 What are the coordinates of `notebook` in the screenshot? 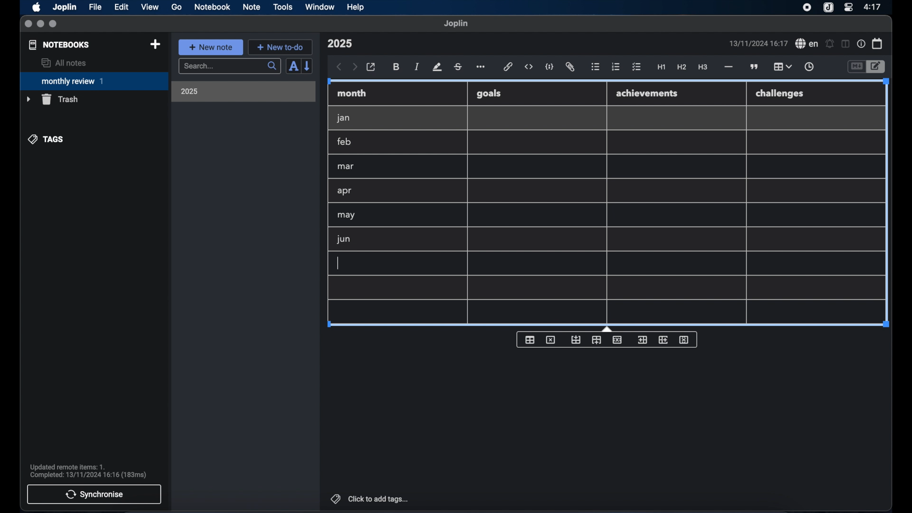 It's located at (212, 7).